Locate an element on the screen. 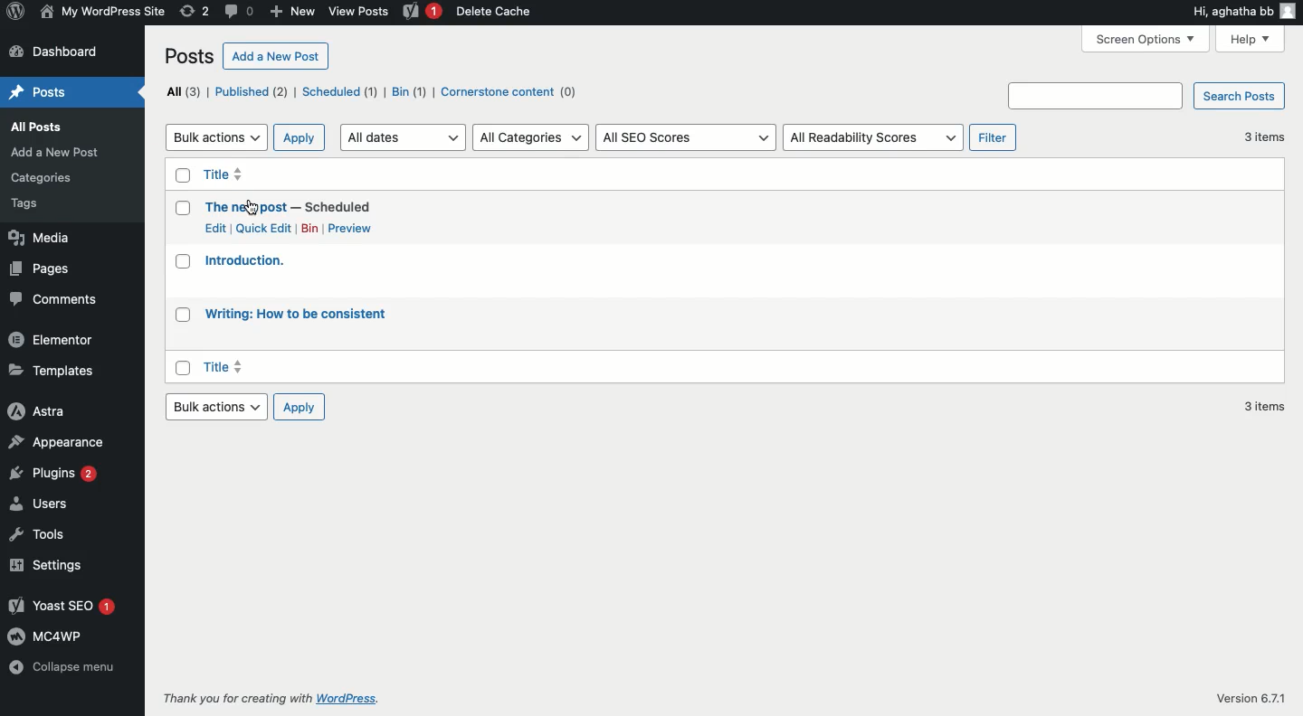 This screenshot has width=1303, height=716. Settings is located at coordinates (49, 565).